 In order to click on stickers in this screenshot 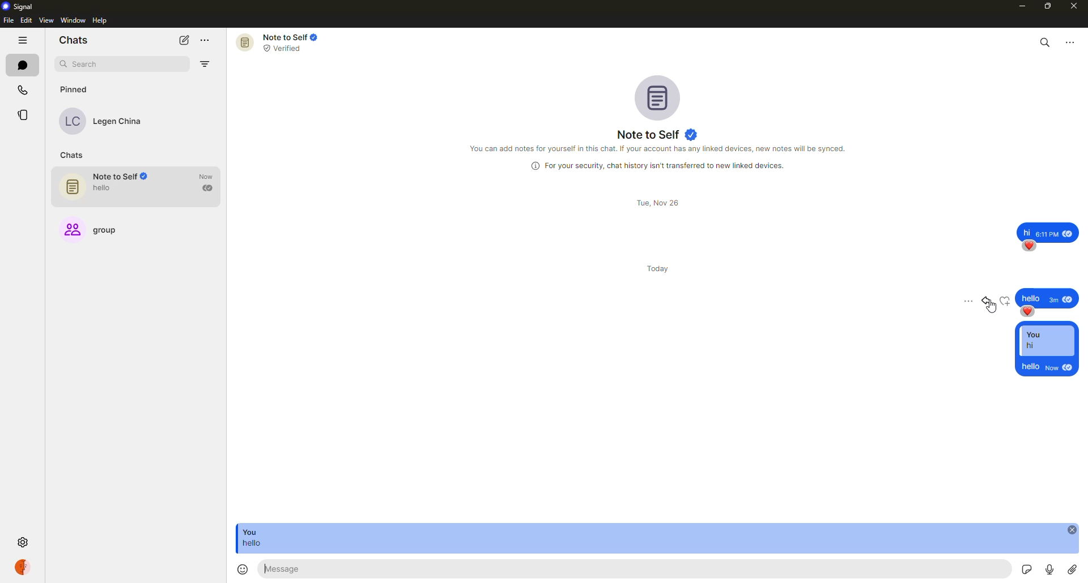, I will do `click(1019, 567)`.